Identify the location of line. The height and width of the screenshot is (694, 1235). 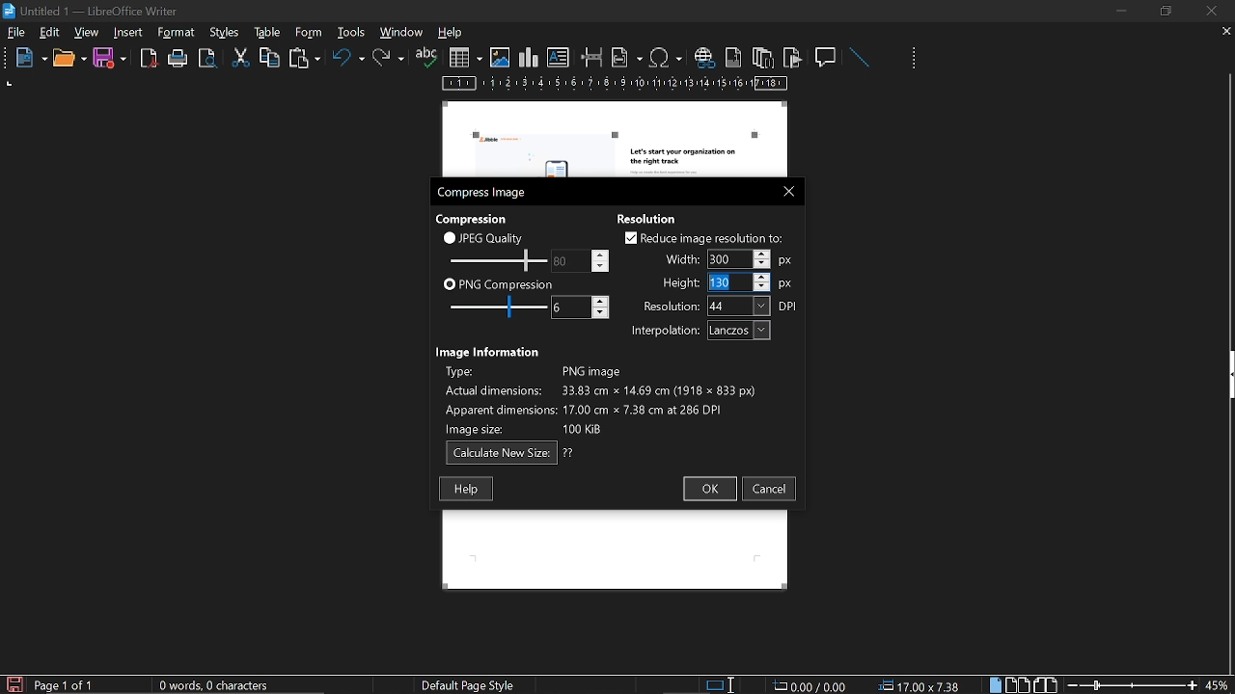
(859, 58).